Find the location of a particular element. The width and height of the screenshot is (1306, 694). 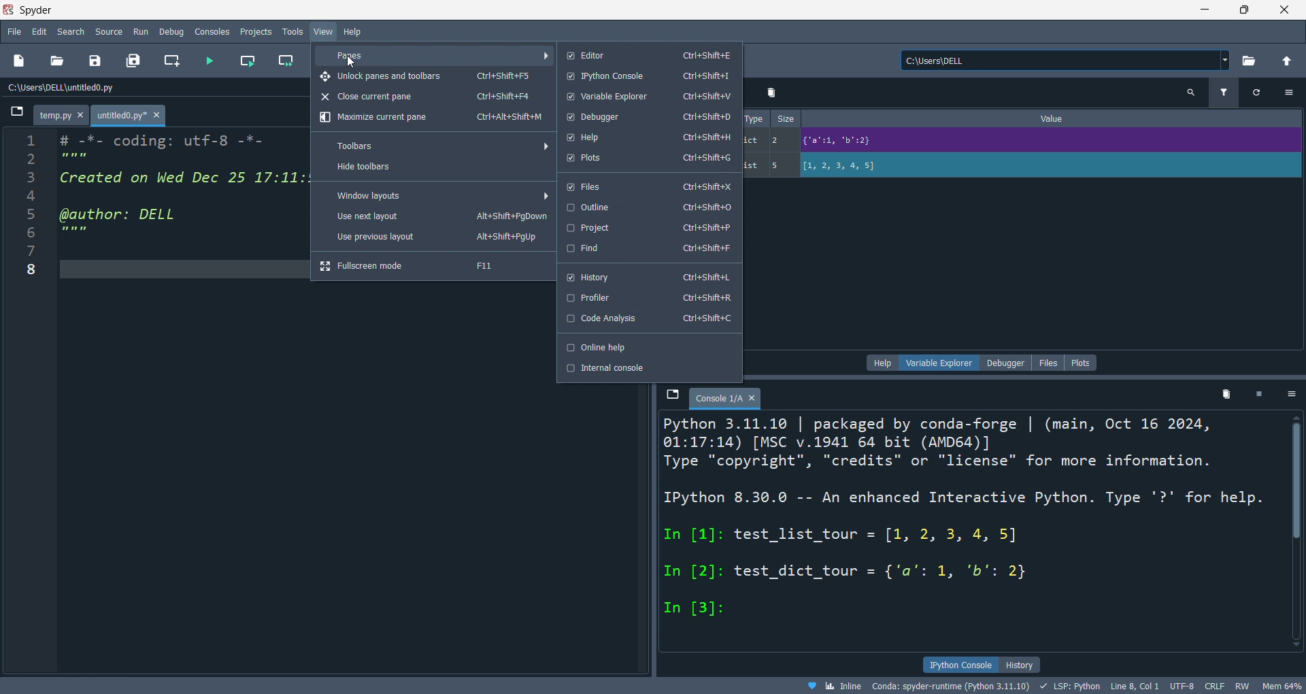

variable explorer is located at coordinates (646, 97).